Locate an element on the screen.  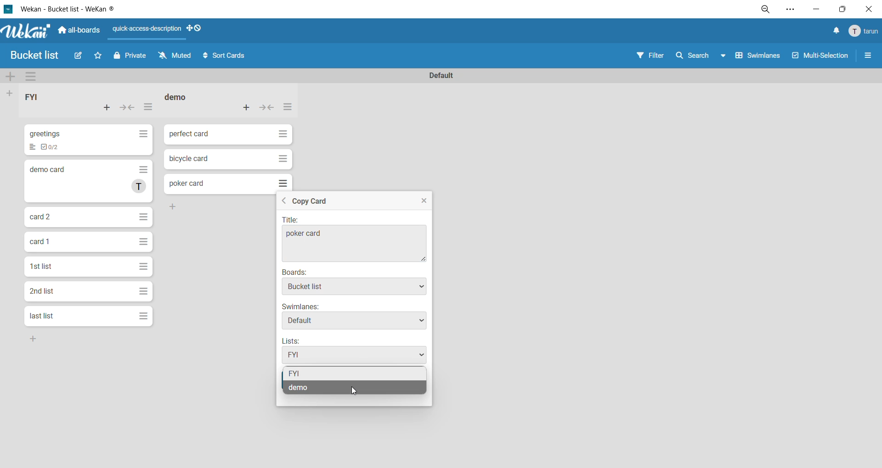
Boards: is located at coordinates (296, 272).